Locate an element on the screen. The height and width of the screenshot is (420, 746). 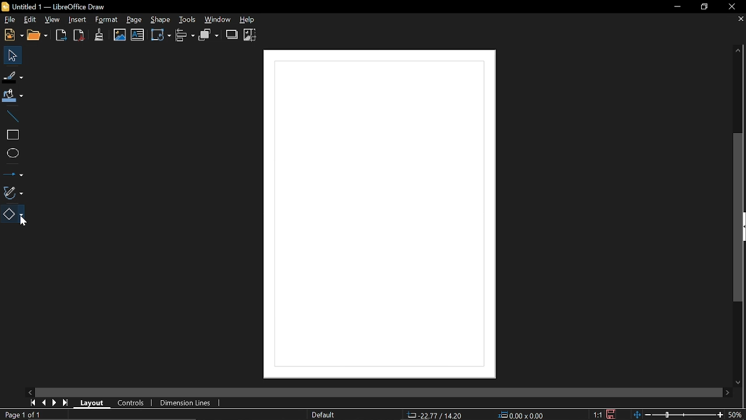
Canvas is located at coordinates (379, 215).